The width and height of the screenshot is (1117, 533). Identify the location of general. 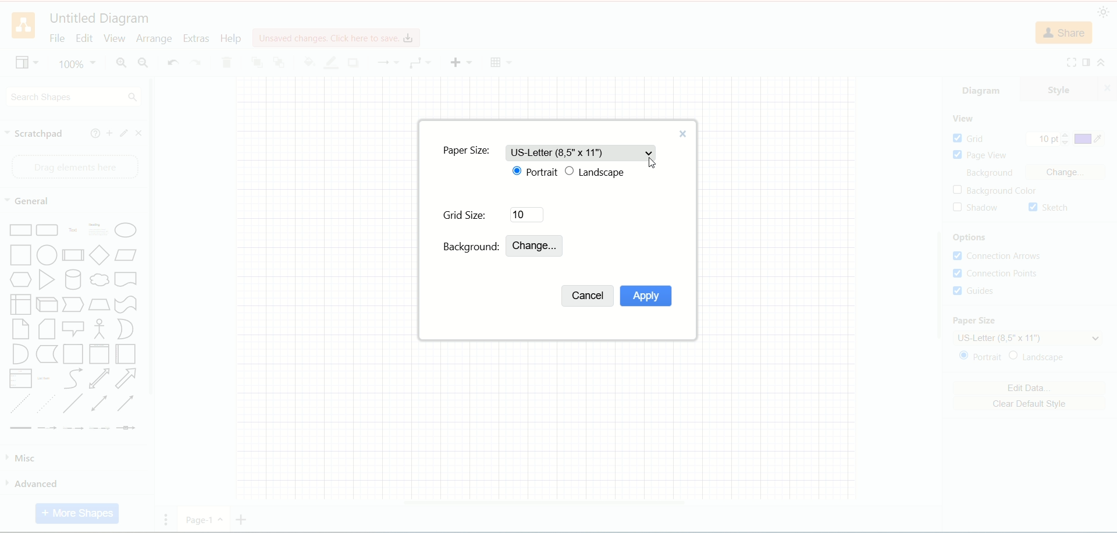
(30, 201).